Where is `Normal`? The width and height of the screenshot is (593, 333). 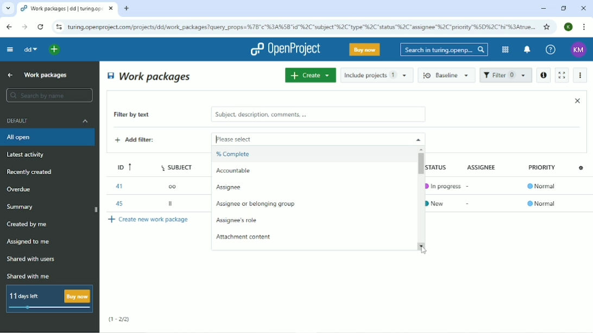
Normal is located at coordinates (543, 187).